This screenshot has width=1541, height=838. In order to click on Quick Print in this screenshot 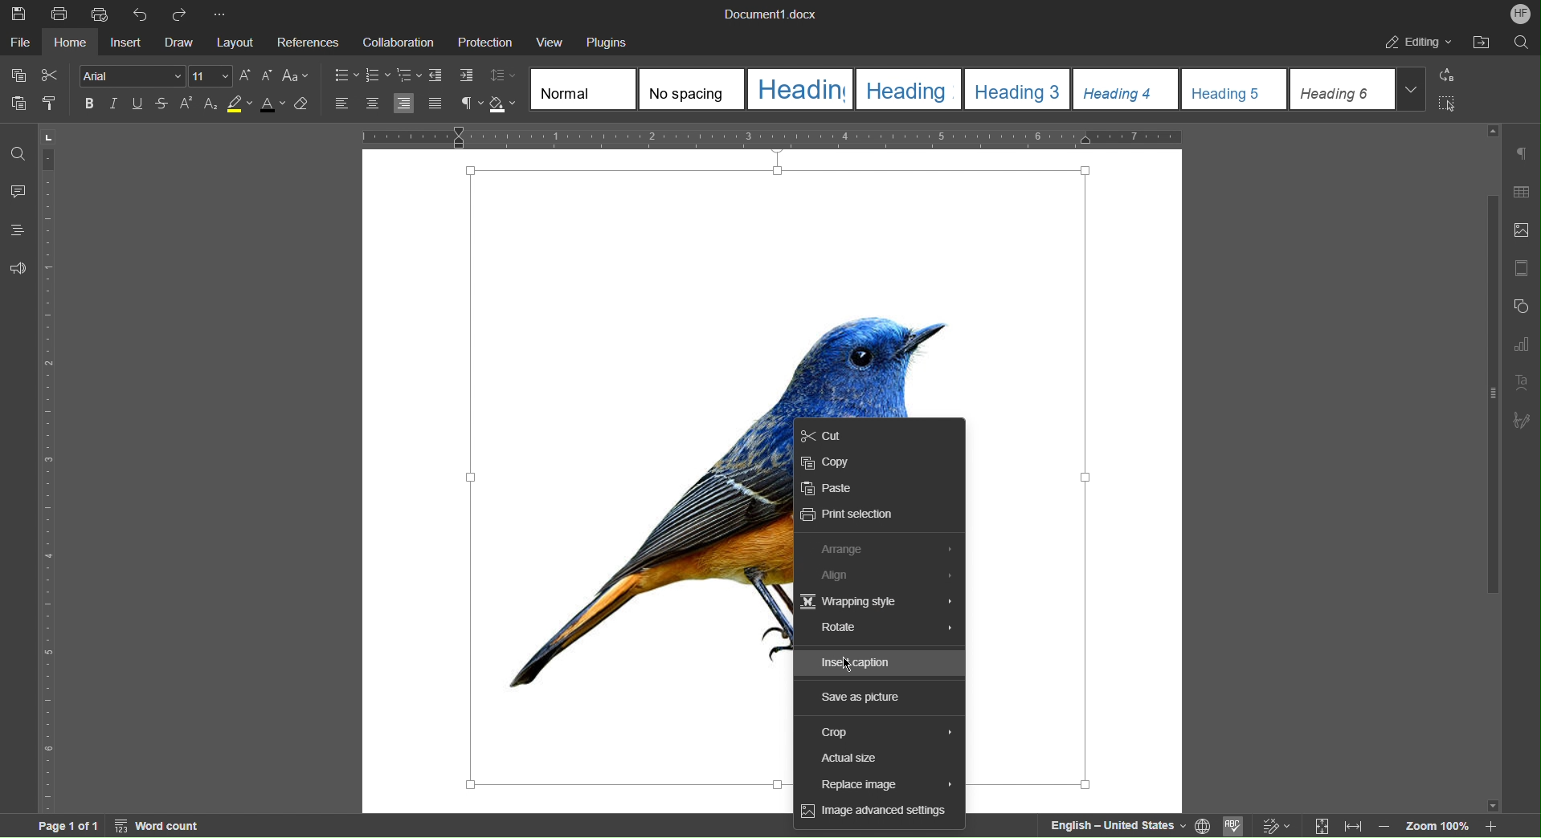, I will do `click(99, 13)`.